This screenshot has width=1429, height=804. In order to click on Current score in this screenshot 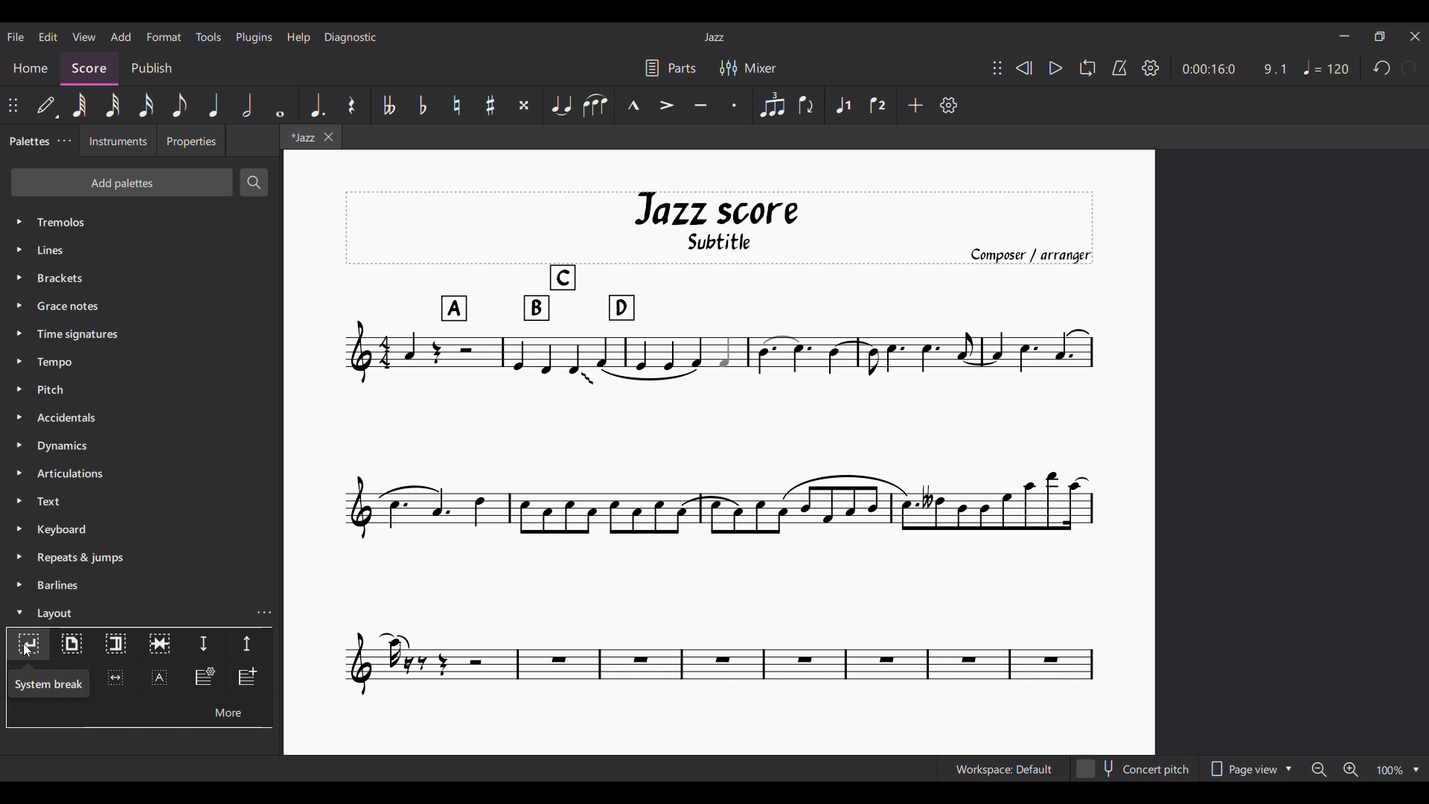, I will do `click(720, 444)`.